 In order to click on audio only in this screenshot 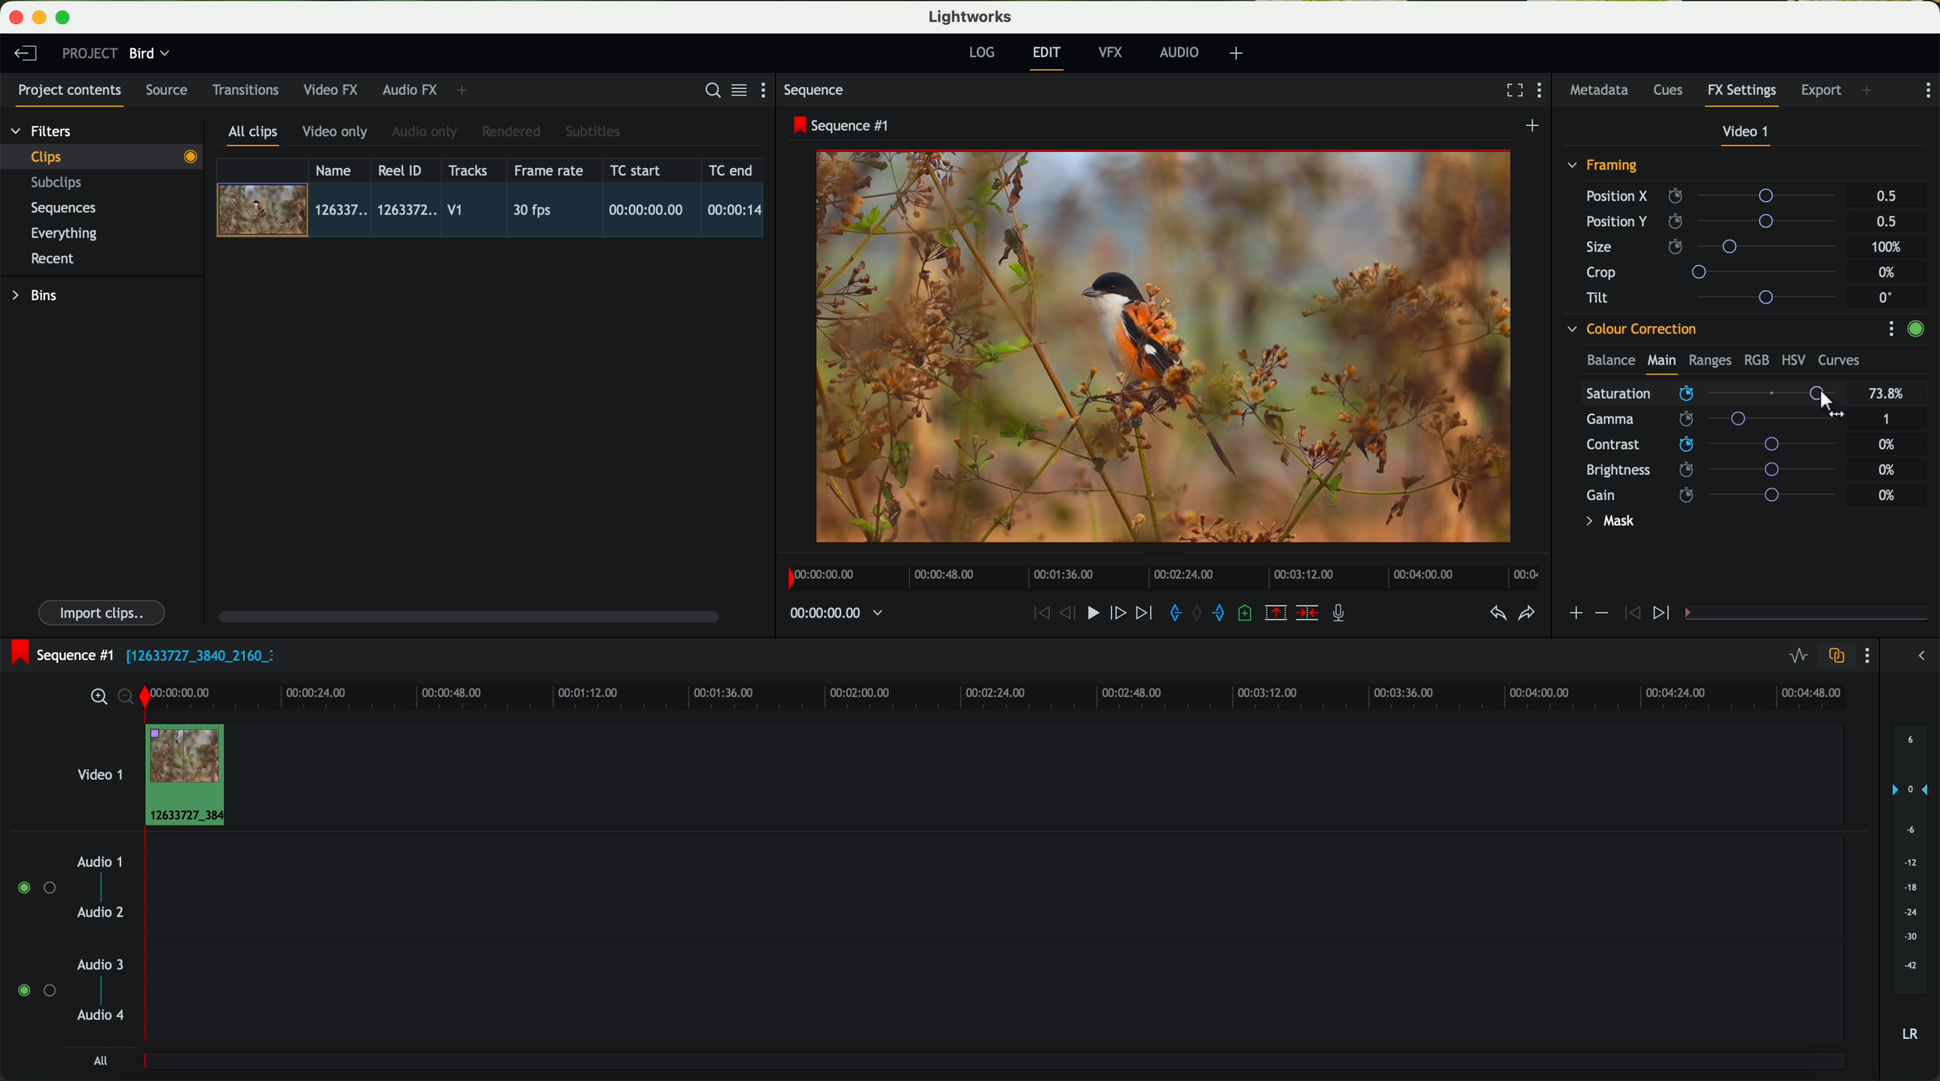, I will do `click(426, 132)`.